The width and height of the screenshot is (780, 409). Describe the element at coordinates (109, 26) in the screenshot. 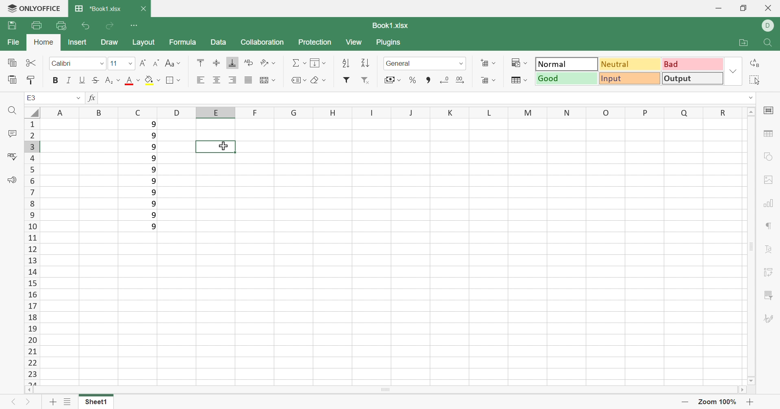

I see `Redo` at that location.